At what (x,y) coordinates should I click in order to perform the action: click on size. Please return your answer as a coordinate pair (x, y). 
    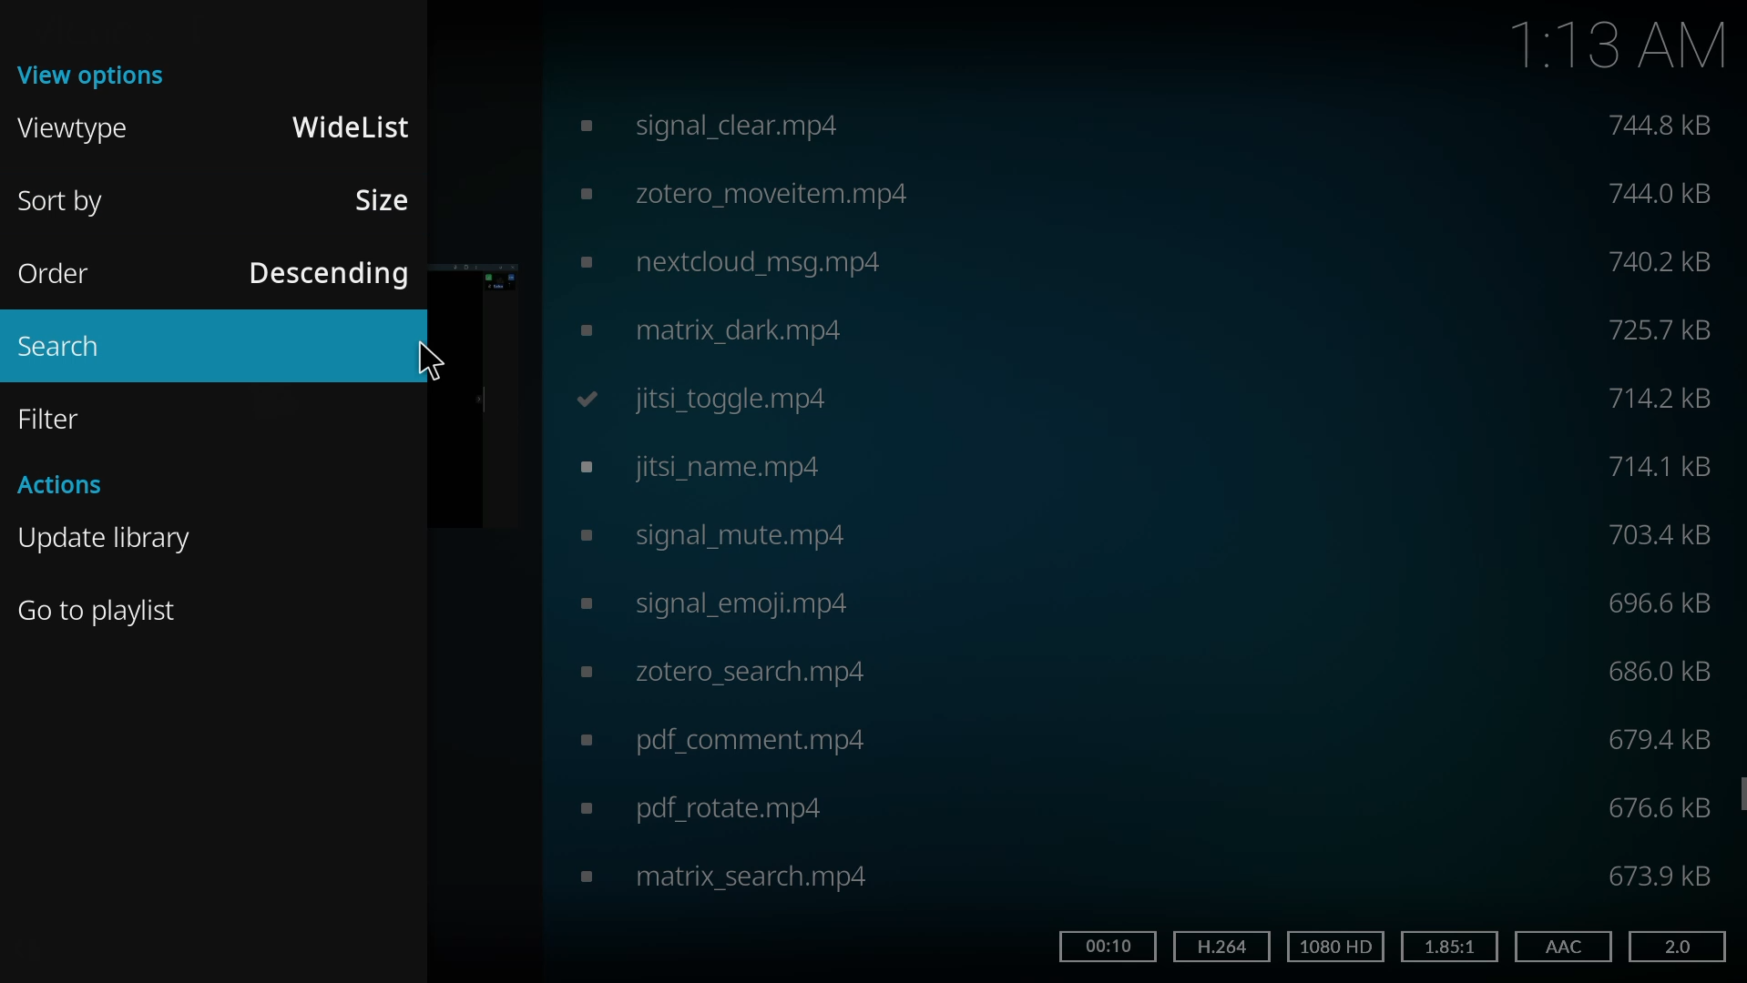
    Looking at the image, I should click on (1659, 259).